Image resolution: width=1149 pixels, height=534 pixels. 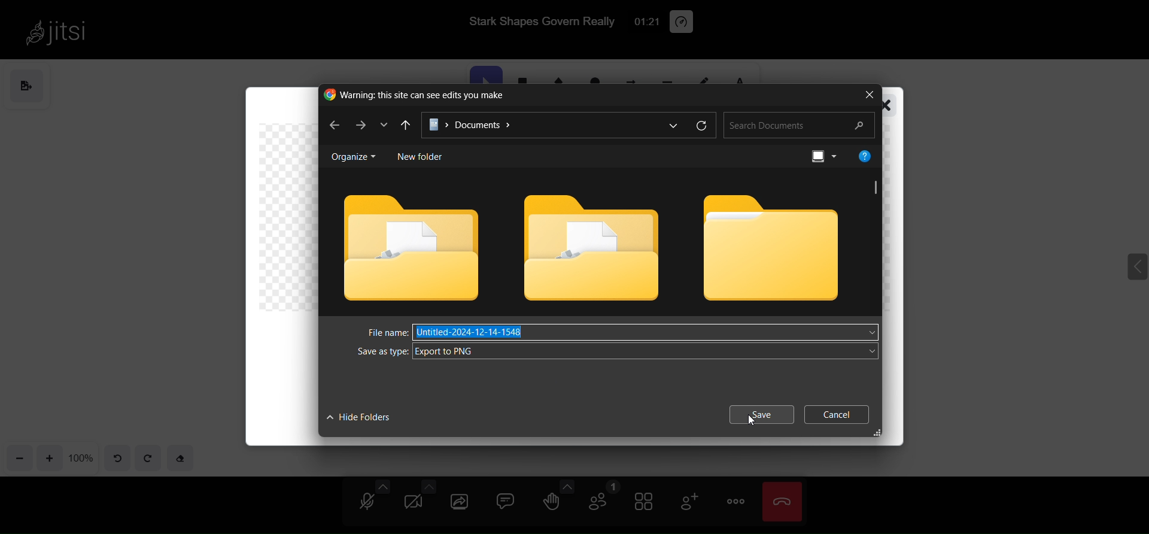 I want to click on expand, so click(x=892, y=434).